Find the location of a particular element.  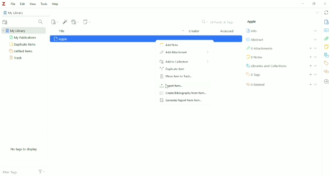

My Library is located at coordinates (24, 13).